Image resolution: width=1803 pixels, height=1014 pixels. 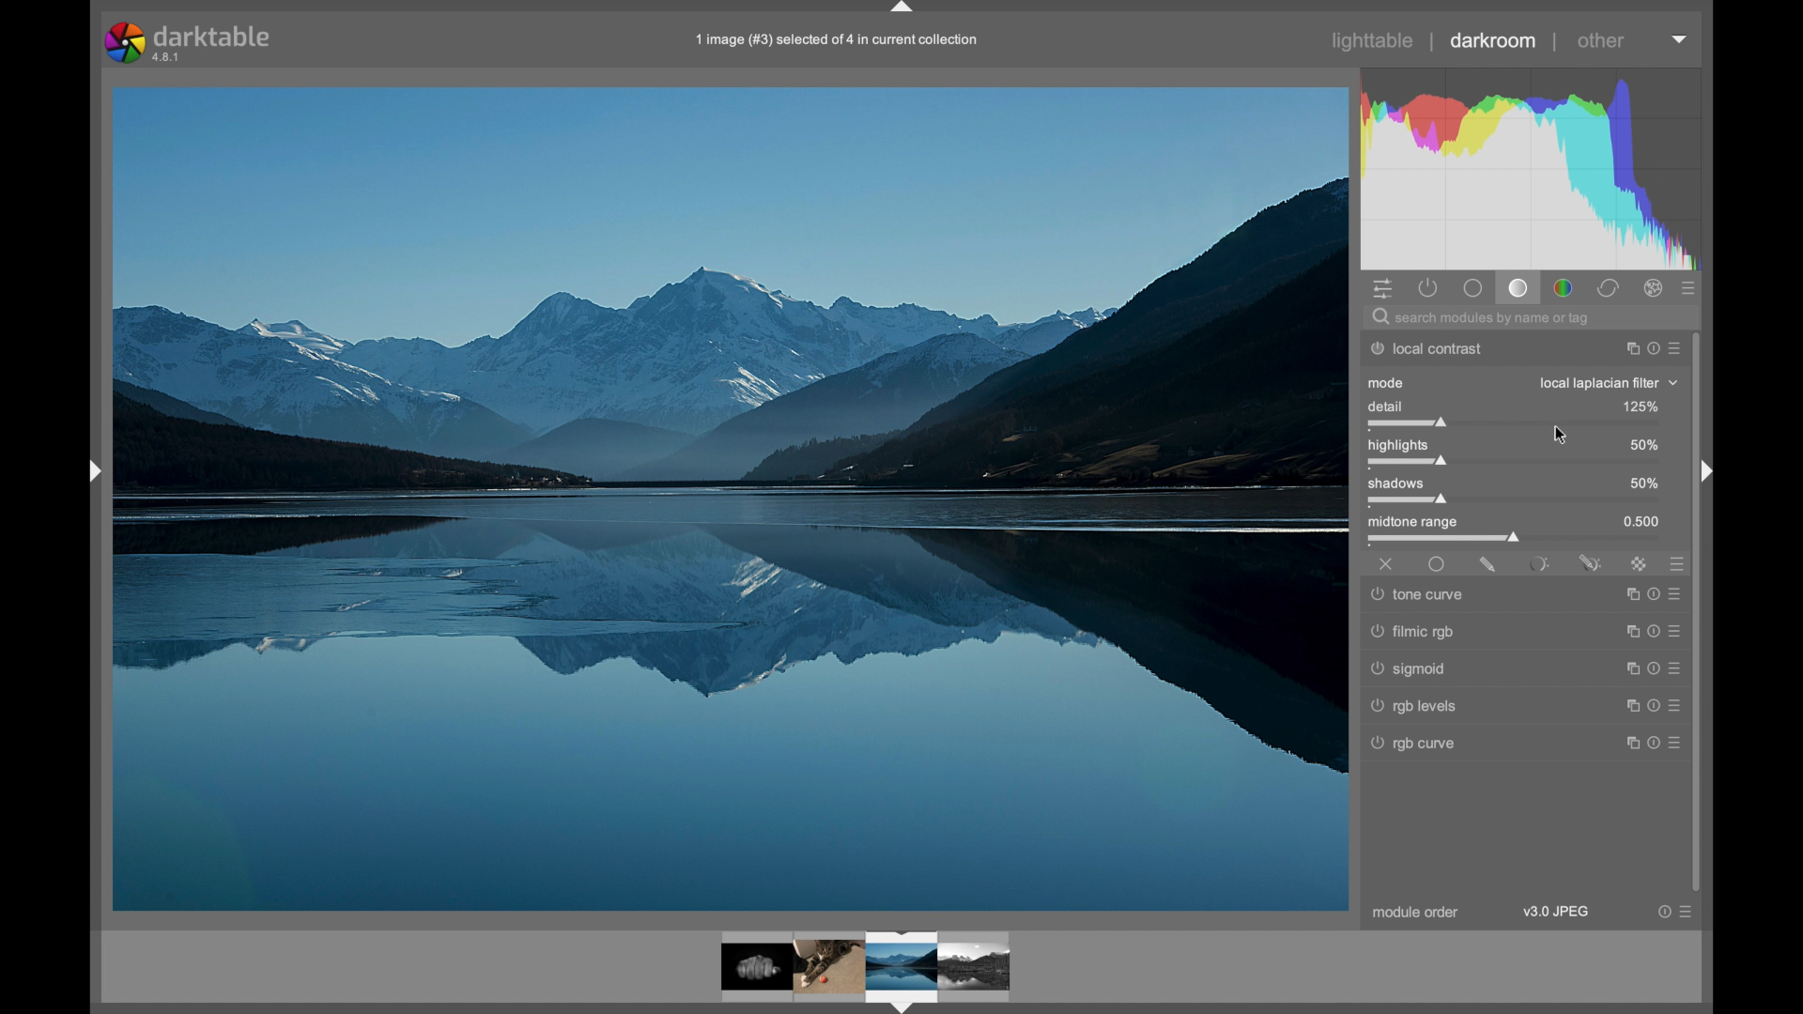 I want to click on more options, so click(x=1653, y=706).